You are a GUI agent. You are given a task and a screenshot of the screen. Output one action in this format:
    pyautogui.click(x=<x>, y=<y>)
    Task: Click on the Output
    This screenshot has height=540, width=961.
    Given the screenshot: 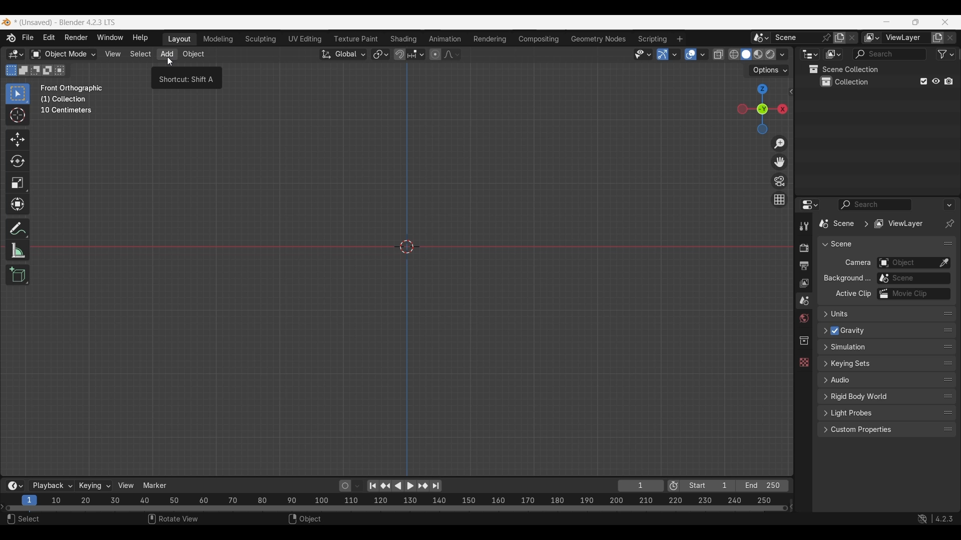 What is the action you would take?
    pyautogui.click(x=803, y=266)
    